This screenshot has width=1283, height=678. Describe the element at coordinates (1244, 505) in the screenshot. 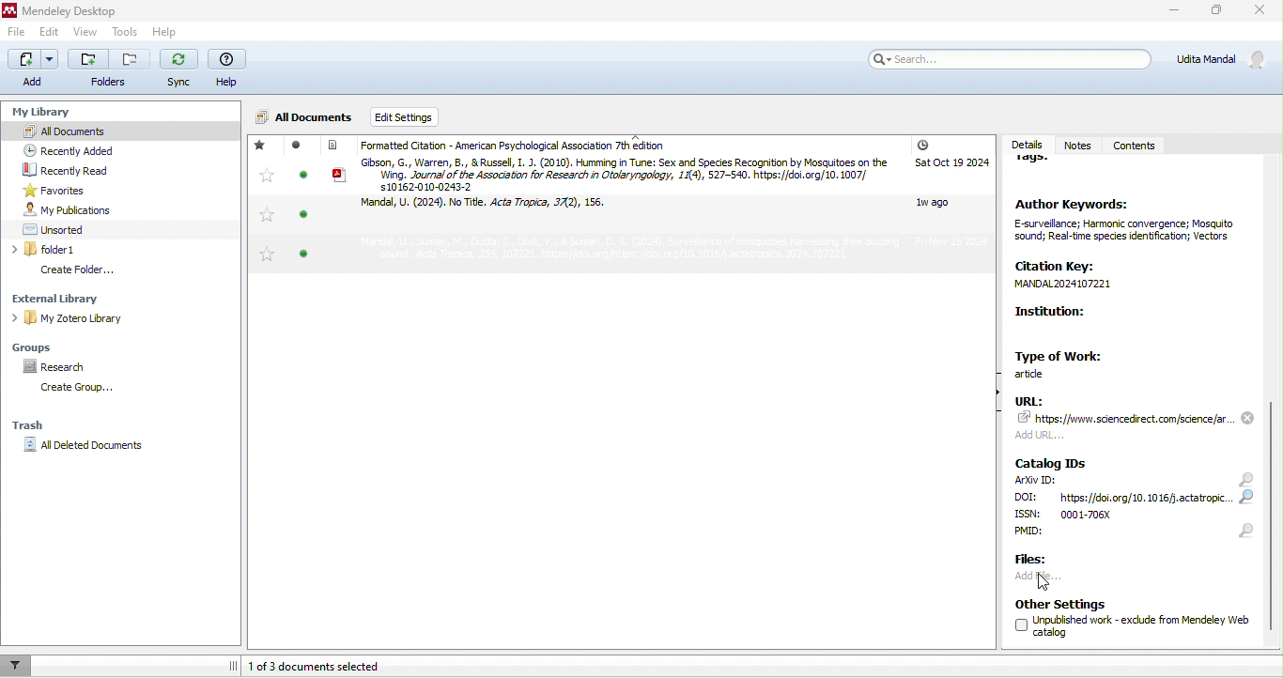

I see `search` at that location.